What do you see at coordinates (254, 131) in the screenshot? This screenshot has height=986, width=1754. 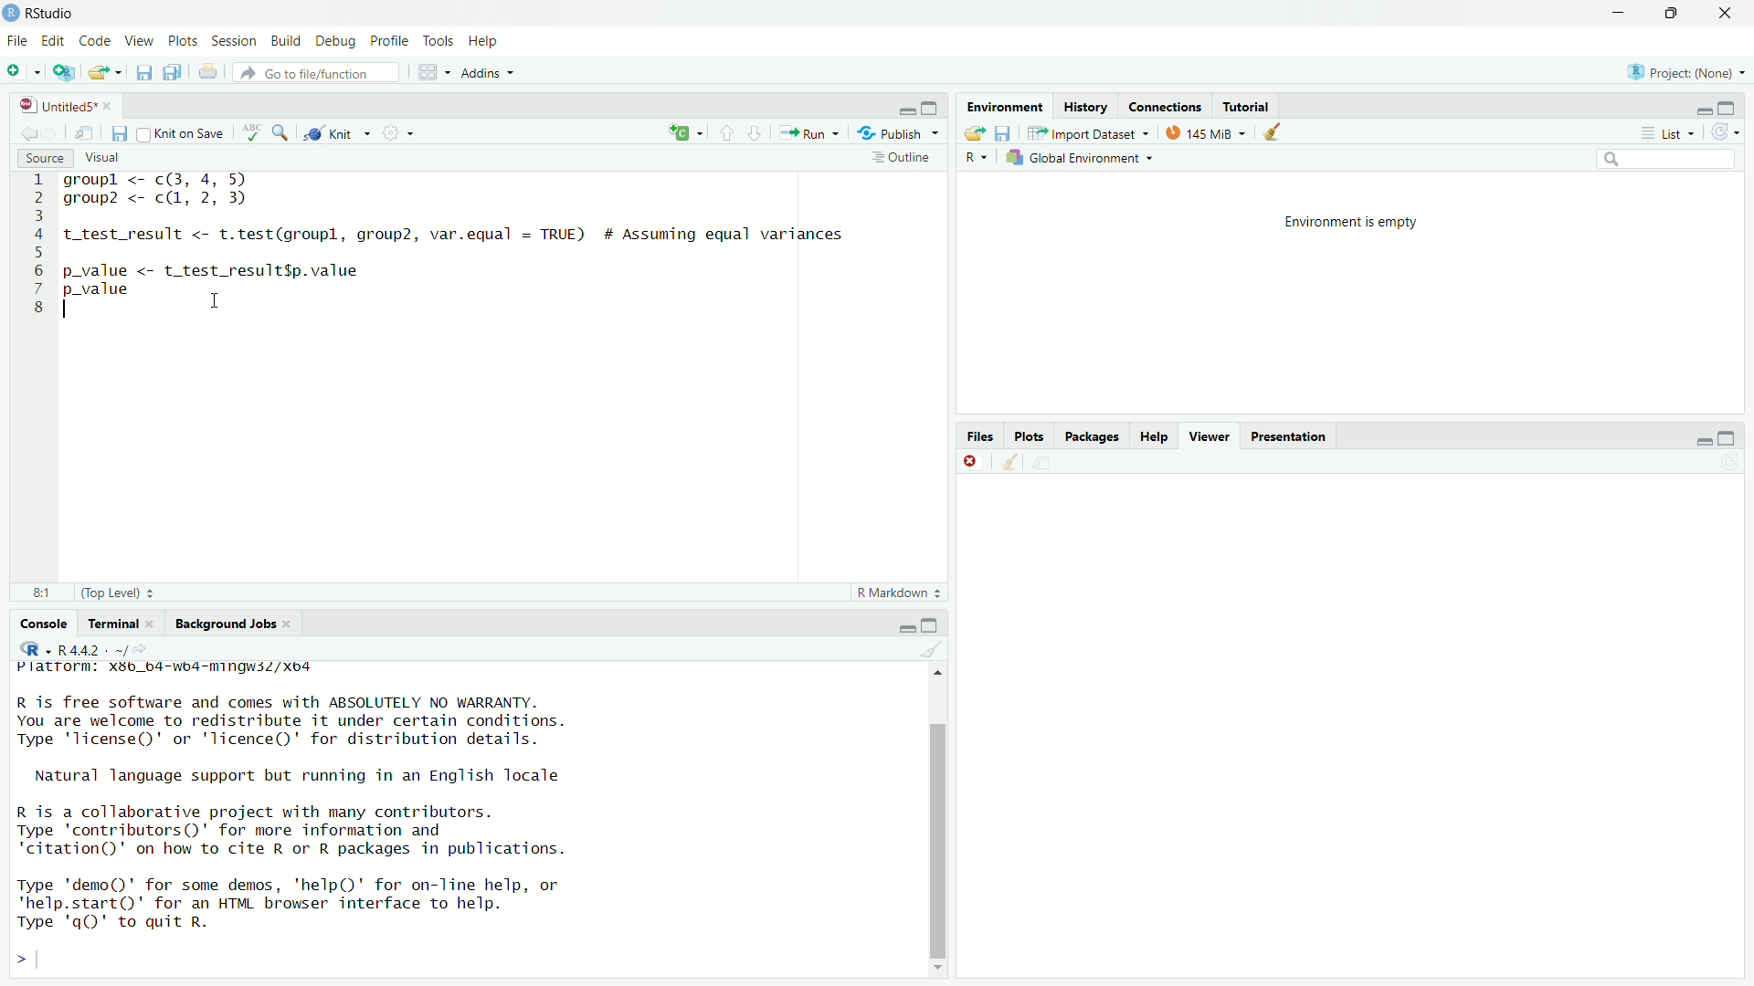 I see `check` at bounding box center [254, 131].